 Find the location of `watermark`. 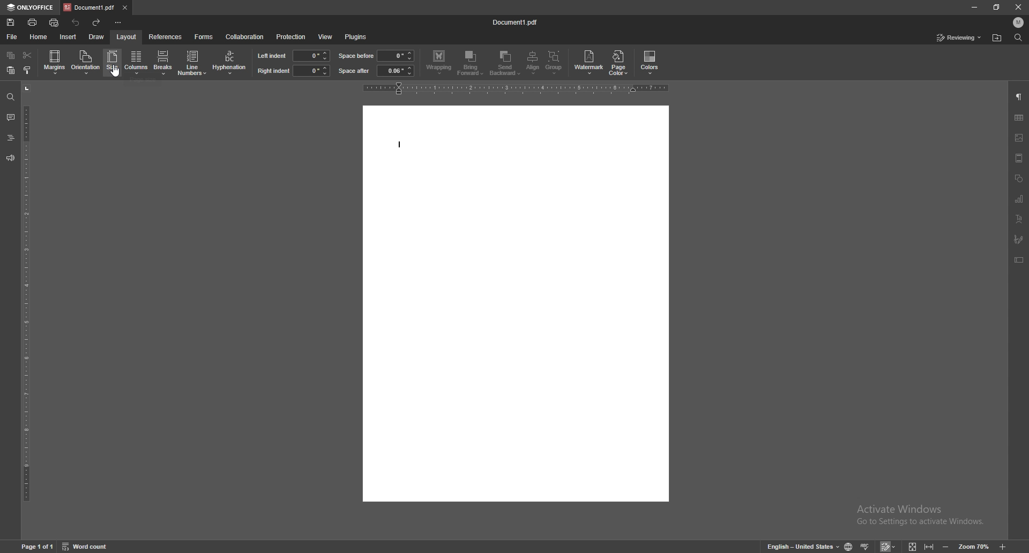

watermark is located at coordinates (590, 62).